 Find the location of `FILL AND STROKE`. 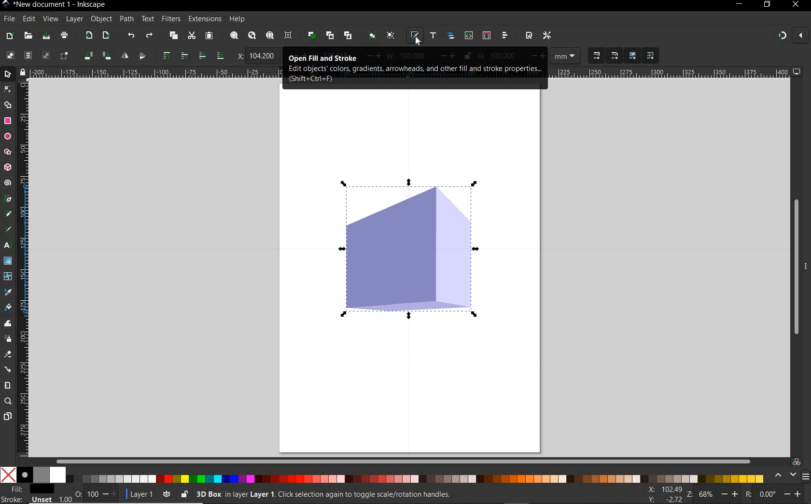

FILL AND STROKE is located at coordinates (28, 494).